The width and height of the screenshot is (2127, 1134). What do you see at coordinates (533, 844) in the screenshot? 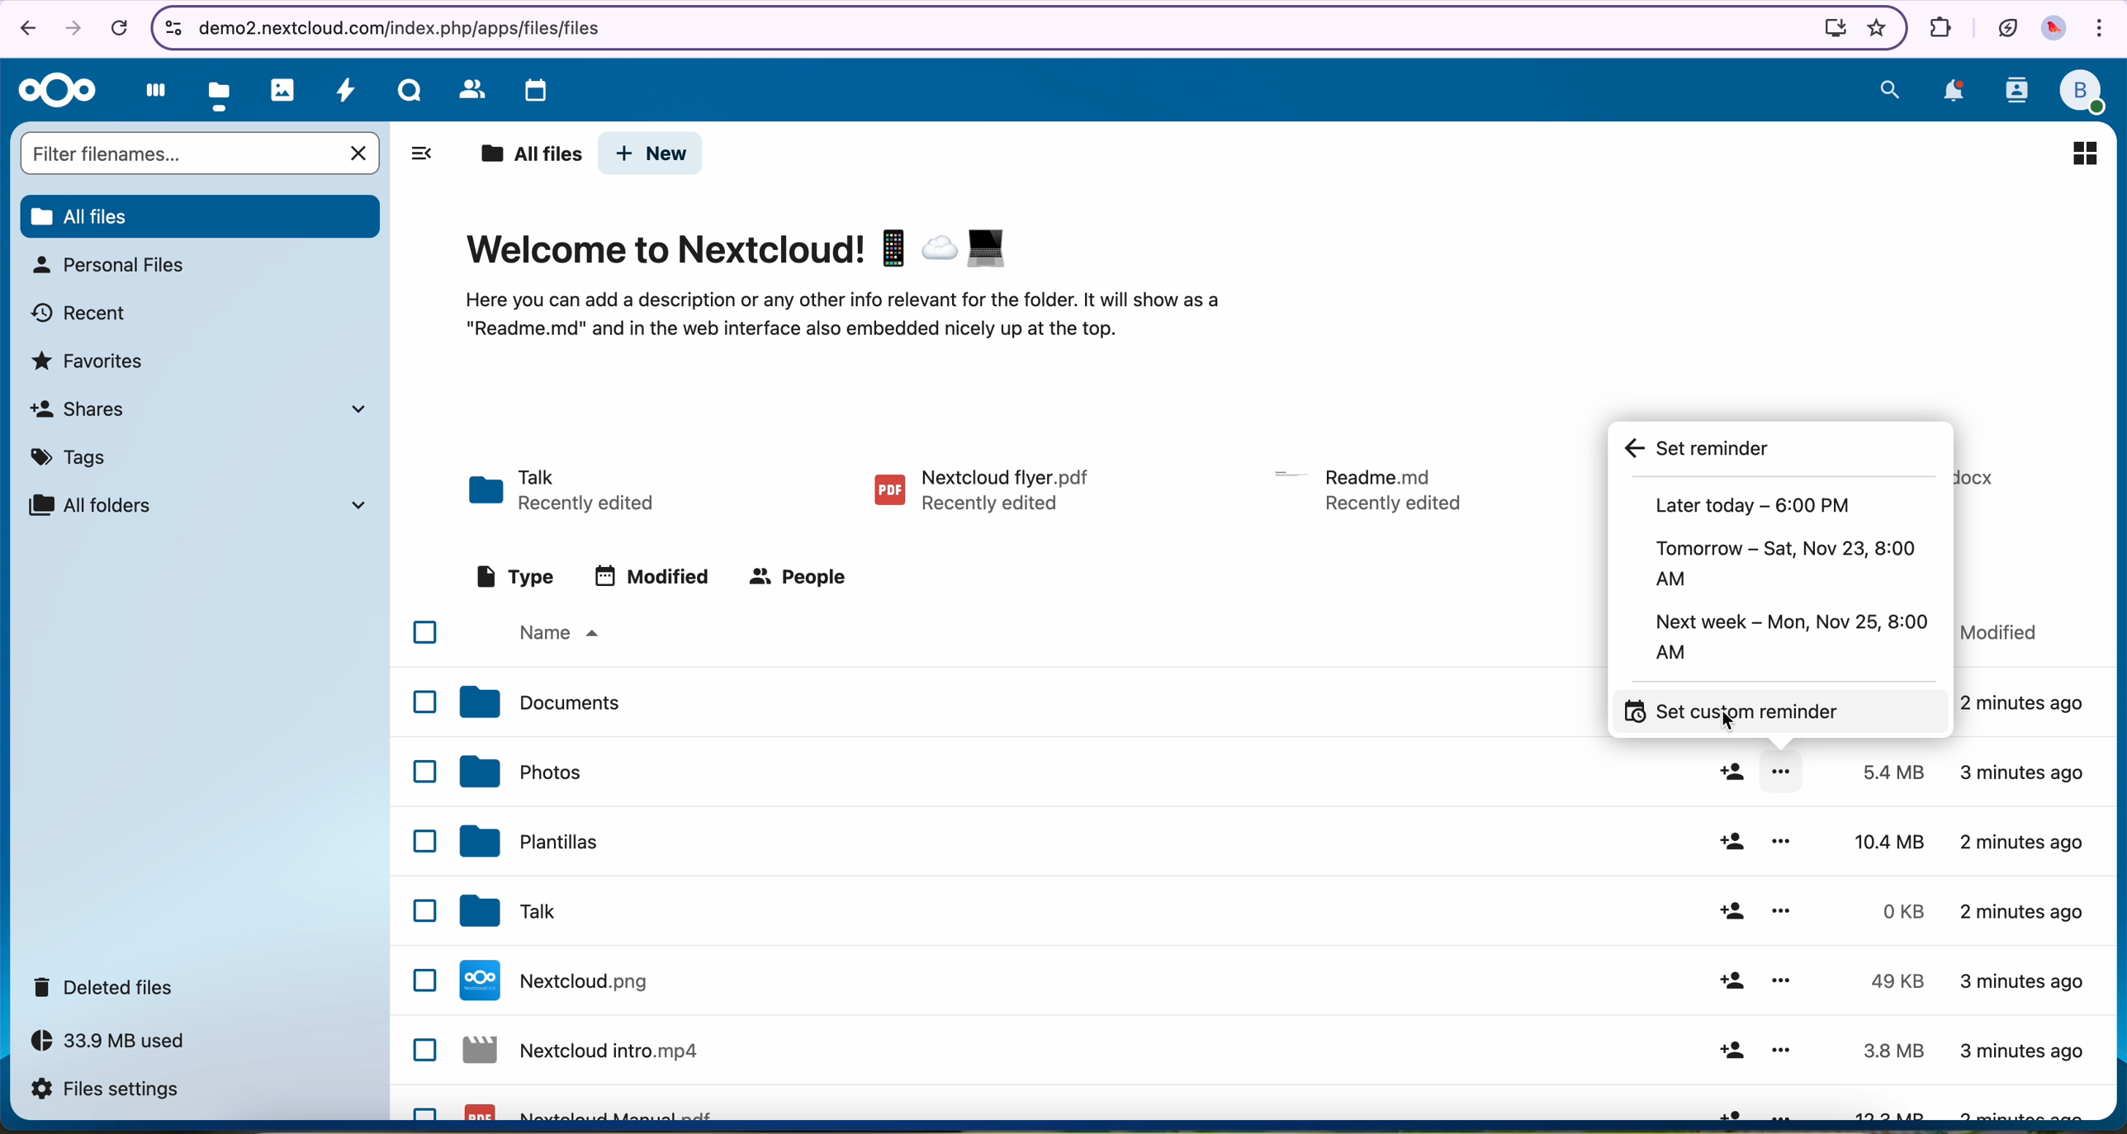
I see `templates` at bounding box center [533, 844].